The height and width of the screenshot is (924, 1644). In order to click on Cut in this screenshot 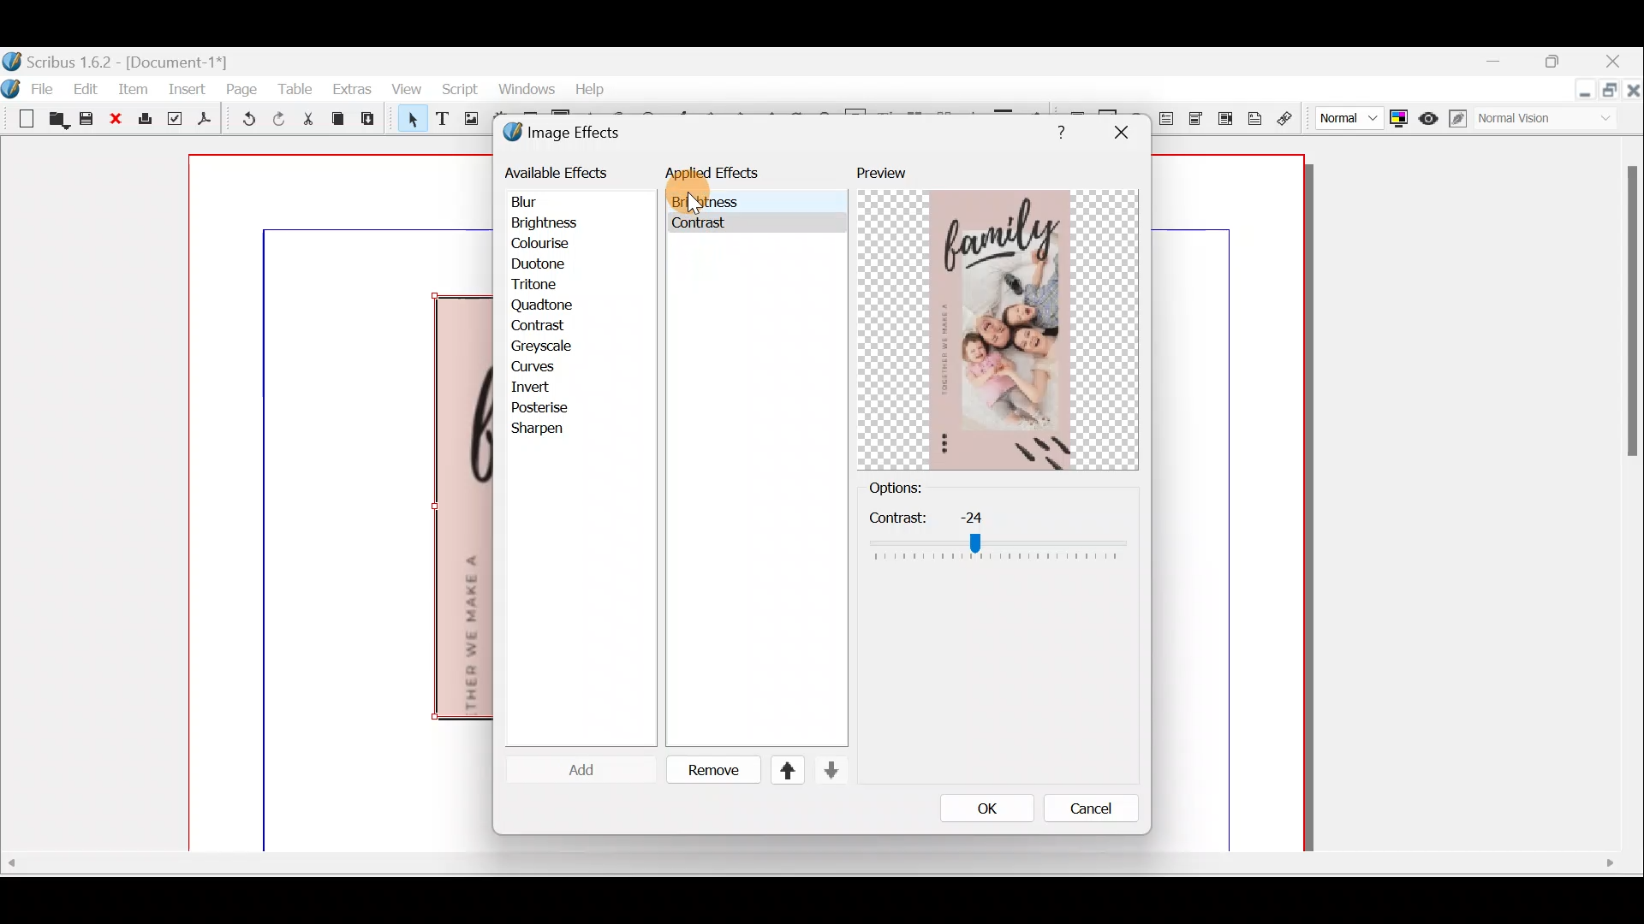, I will do `click(307, 121)`.